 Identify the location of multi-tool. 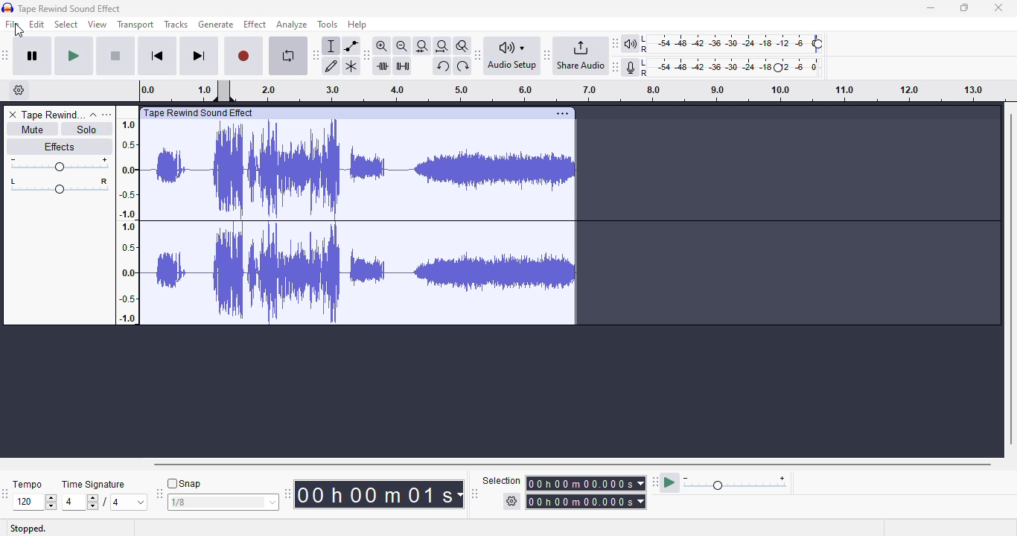
(351, 66).